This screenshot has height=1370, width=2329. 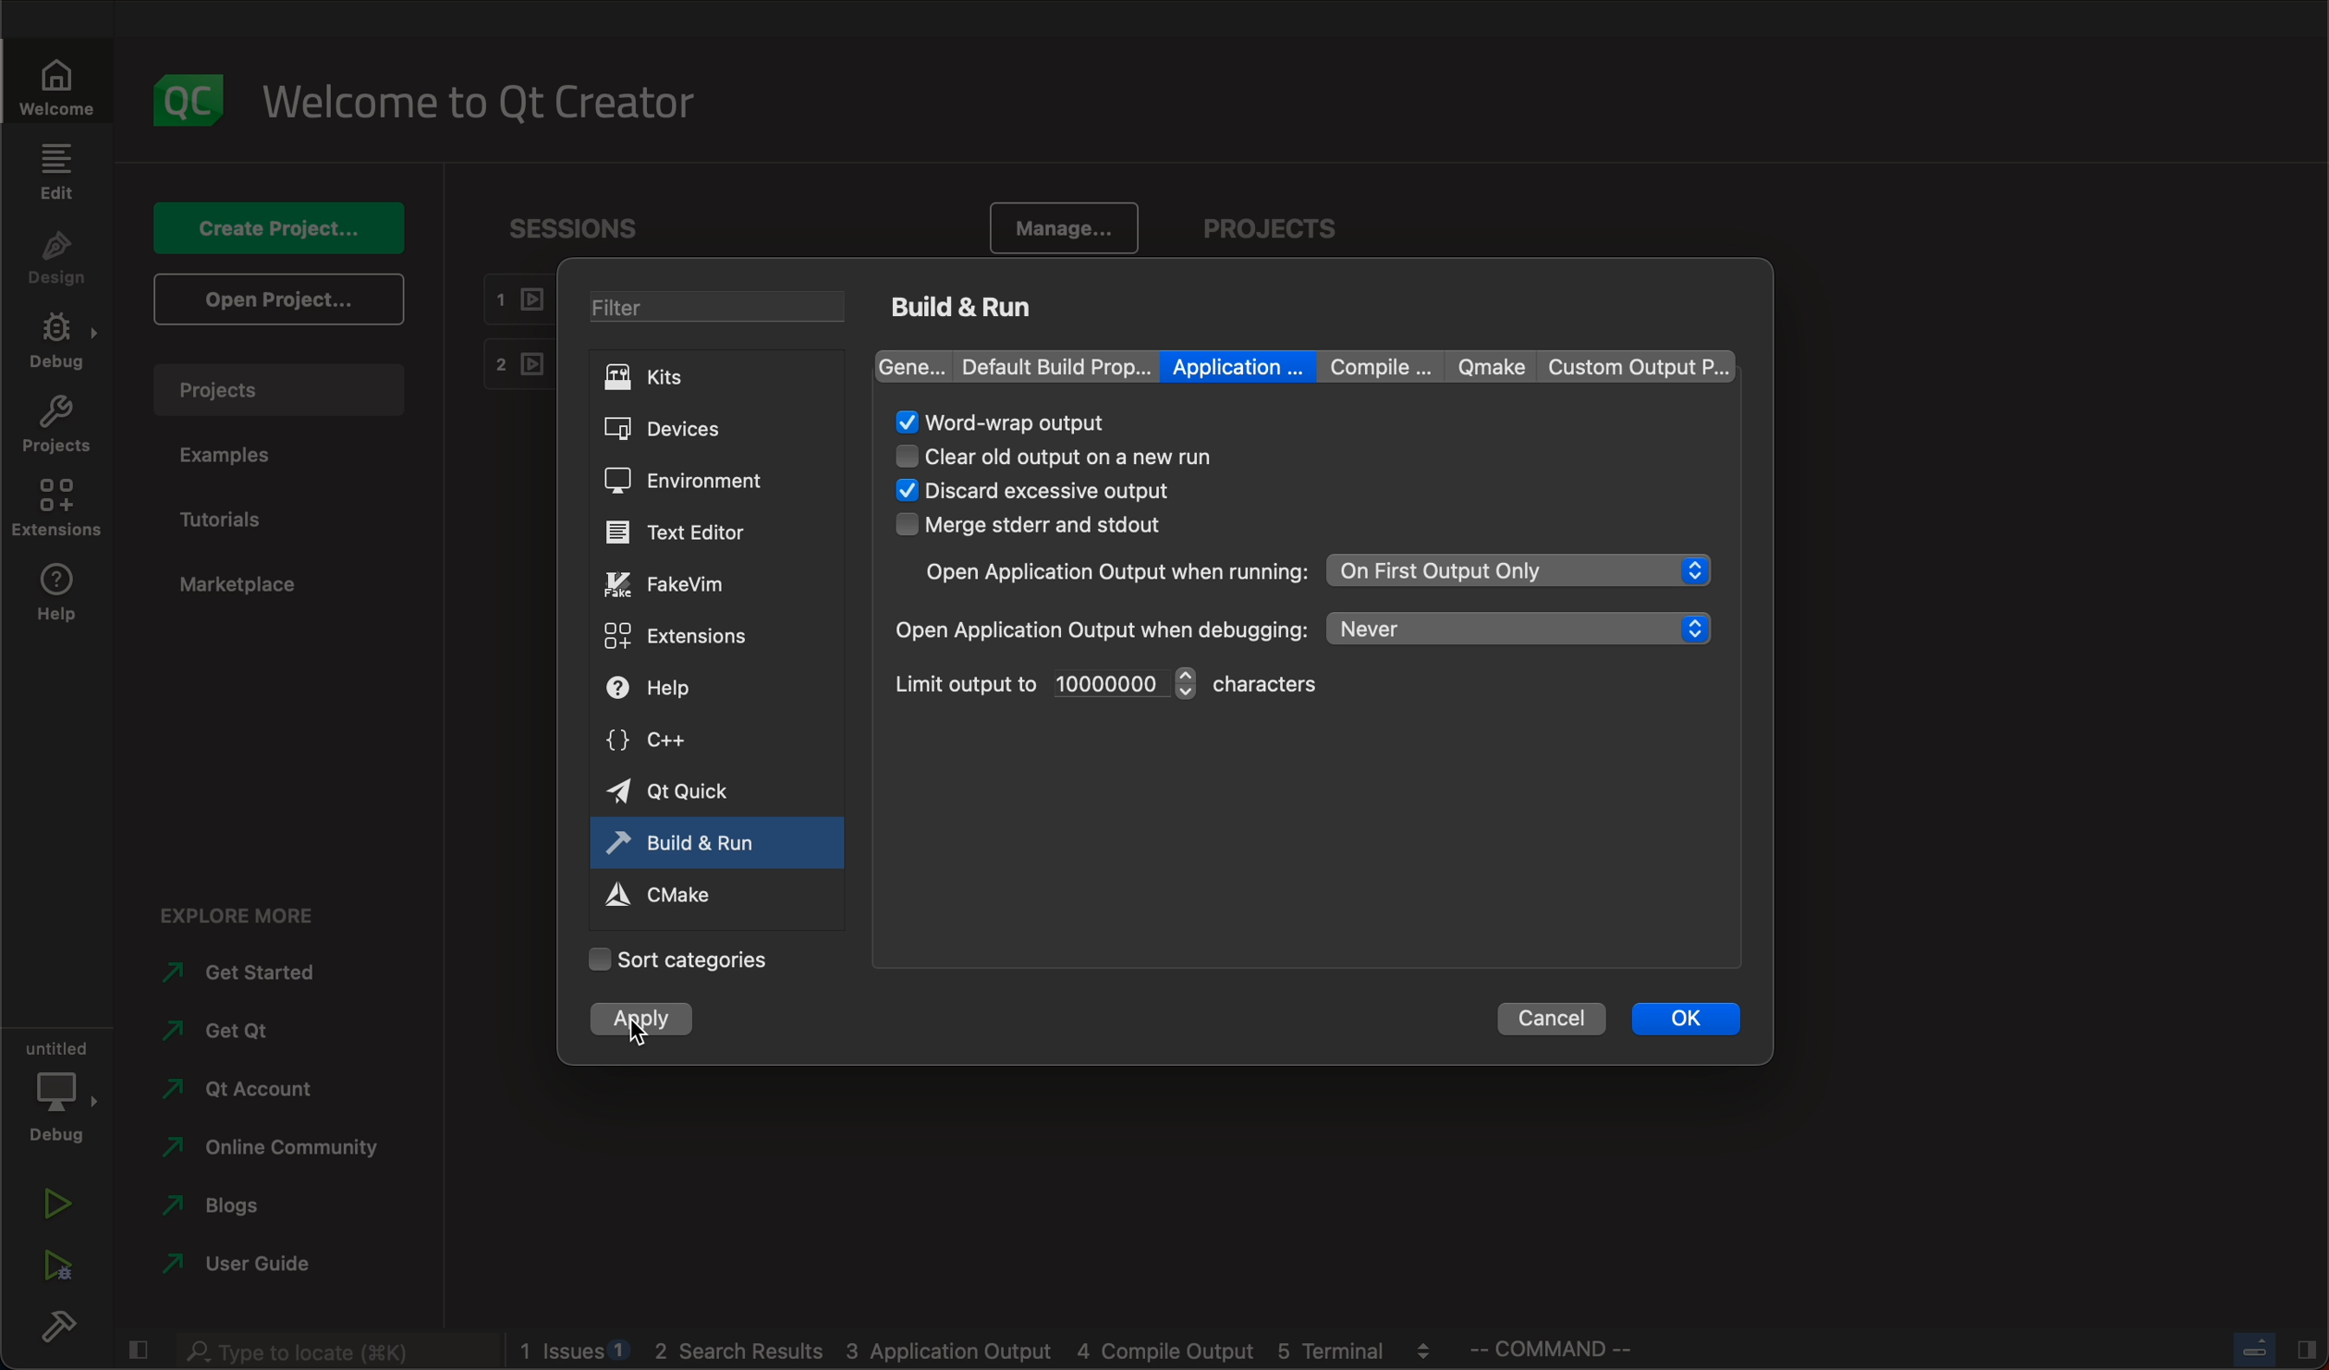 What do you see at coordinates (691, 958) in the screenshot?
I see `Categories` at bounding box center [691, 958].